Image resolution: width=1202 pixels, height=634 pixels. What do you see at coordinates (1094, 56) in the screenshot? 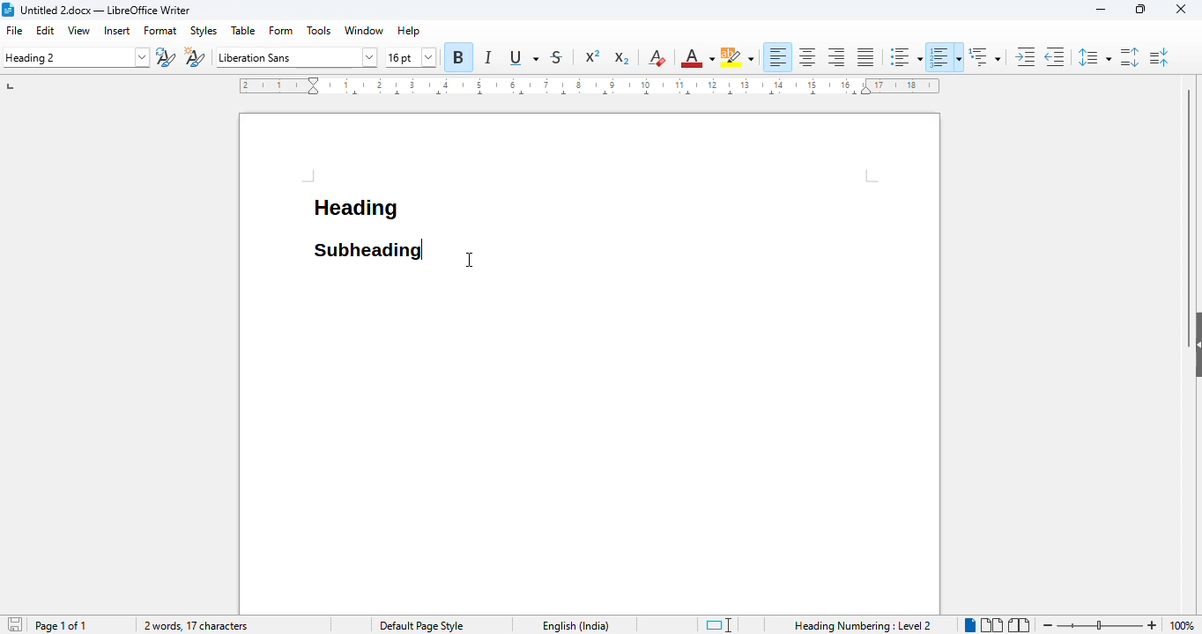
I see `set line spacing` at bounding box center [1094, 56].